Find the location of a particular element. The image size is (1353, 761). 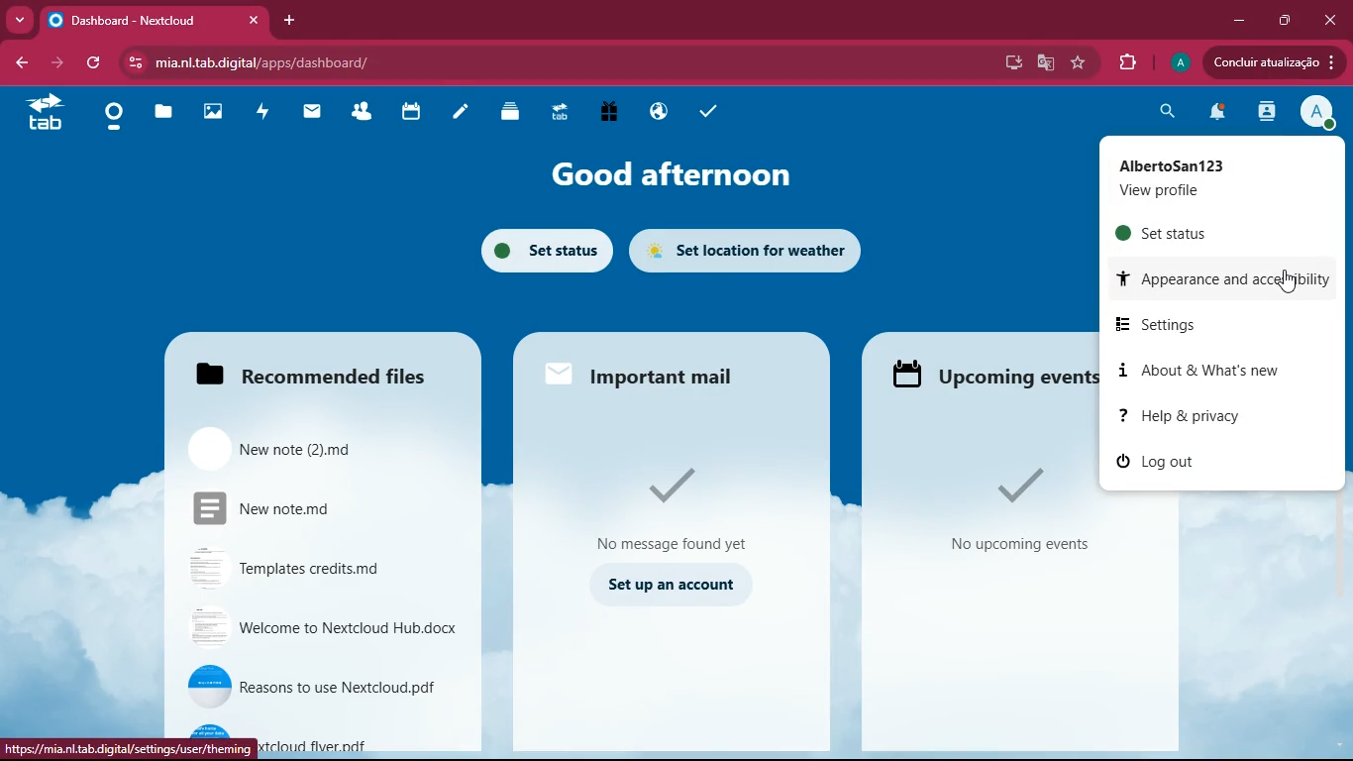

calendar is located at coordinates (417, 112).